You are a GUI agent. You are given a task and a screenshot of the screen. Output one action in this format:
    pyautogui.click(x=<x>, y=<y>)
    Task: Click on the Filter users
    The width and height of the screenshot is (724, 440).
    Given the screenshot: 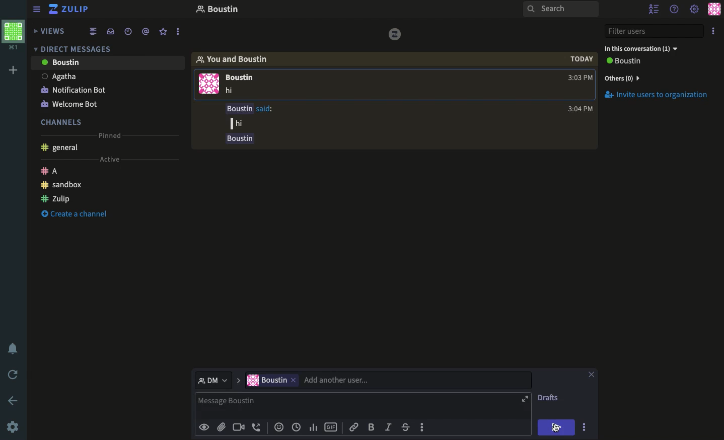 What is the action you would take?
    pyautogui.click(x=656, y=32)
    